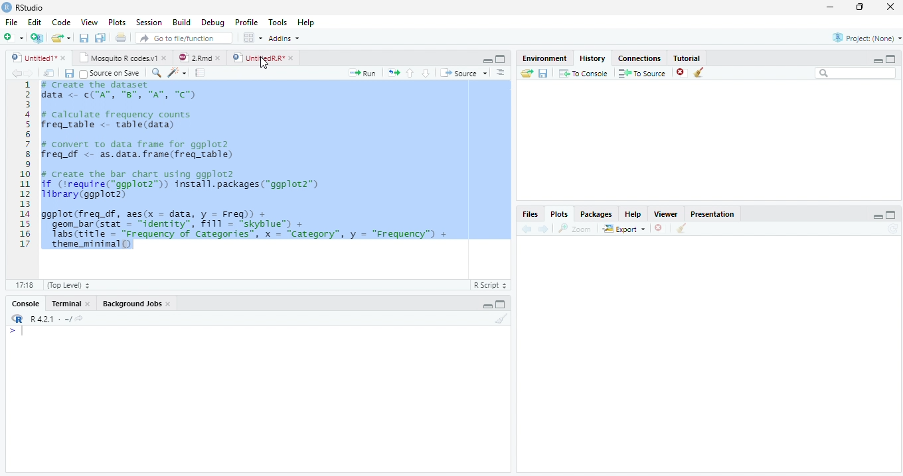  What do you see at coordinates (861, 9) in the screenshot?
I see `Maximize` at bounding box center [861, 9].